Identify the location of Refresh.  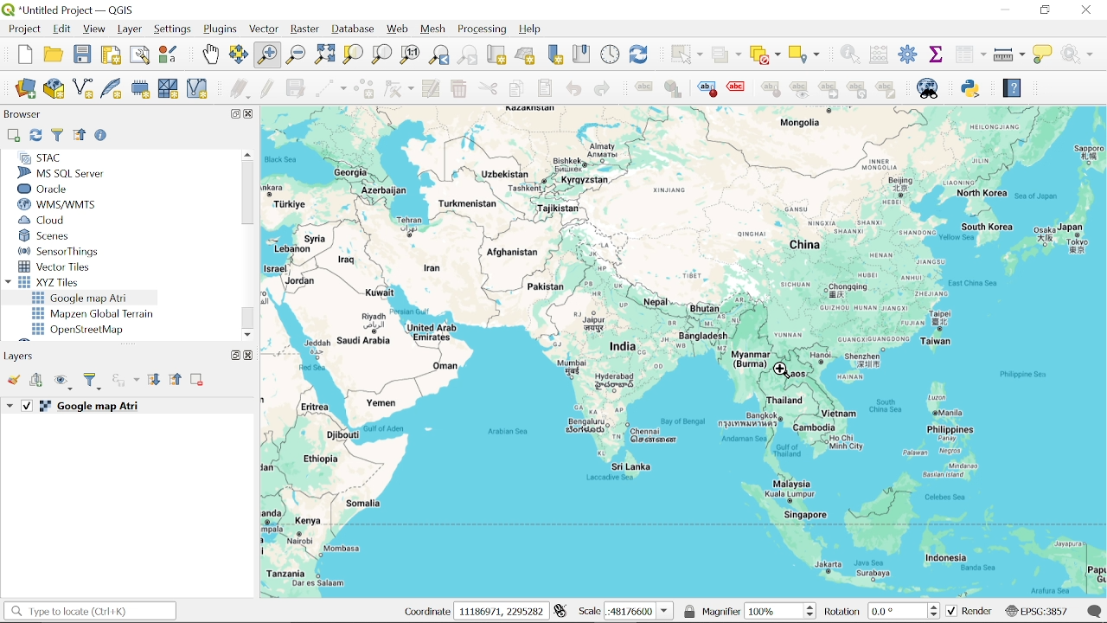
(640, 55).